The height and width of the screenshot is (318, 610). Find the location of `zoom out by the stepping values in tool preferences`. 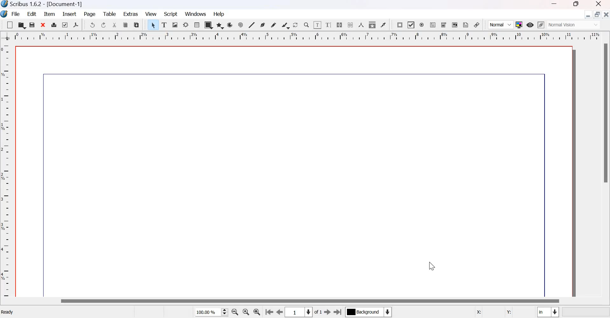

zoom out by the stepping values in tool preferences is located at coordinates (235, 312).